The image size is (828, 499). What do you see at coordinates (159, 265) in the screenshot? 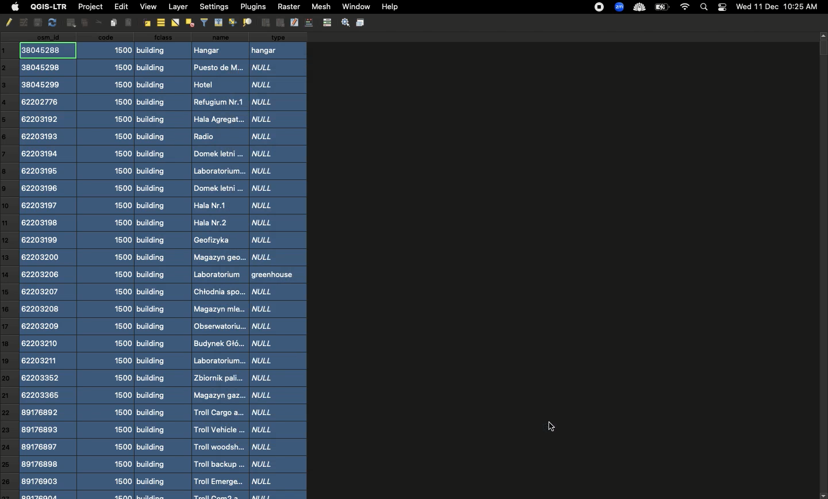
I see `class` at bounding box center [159, 265].